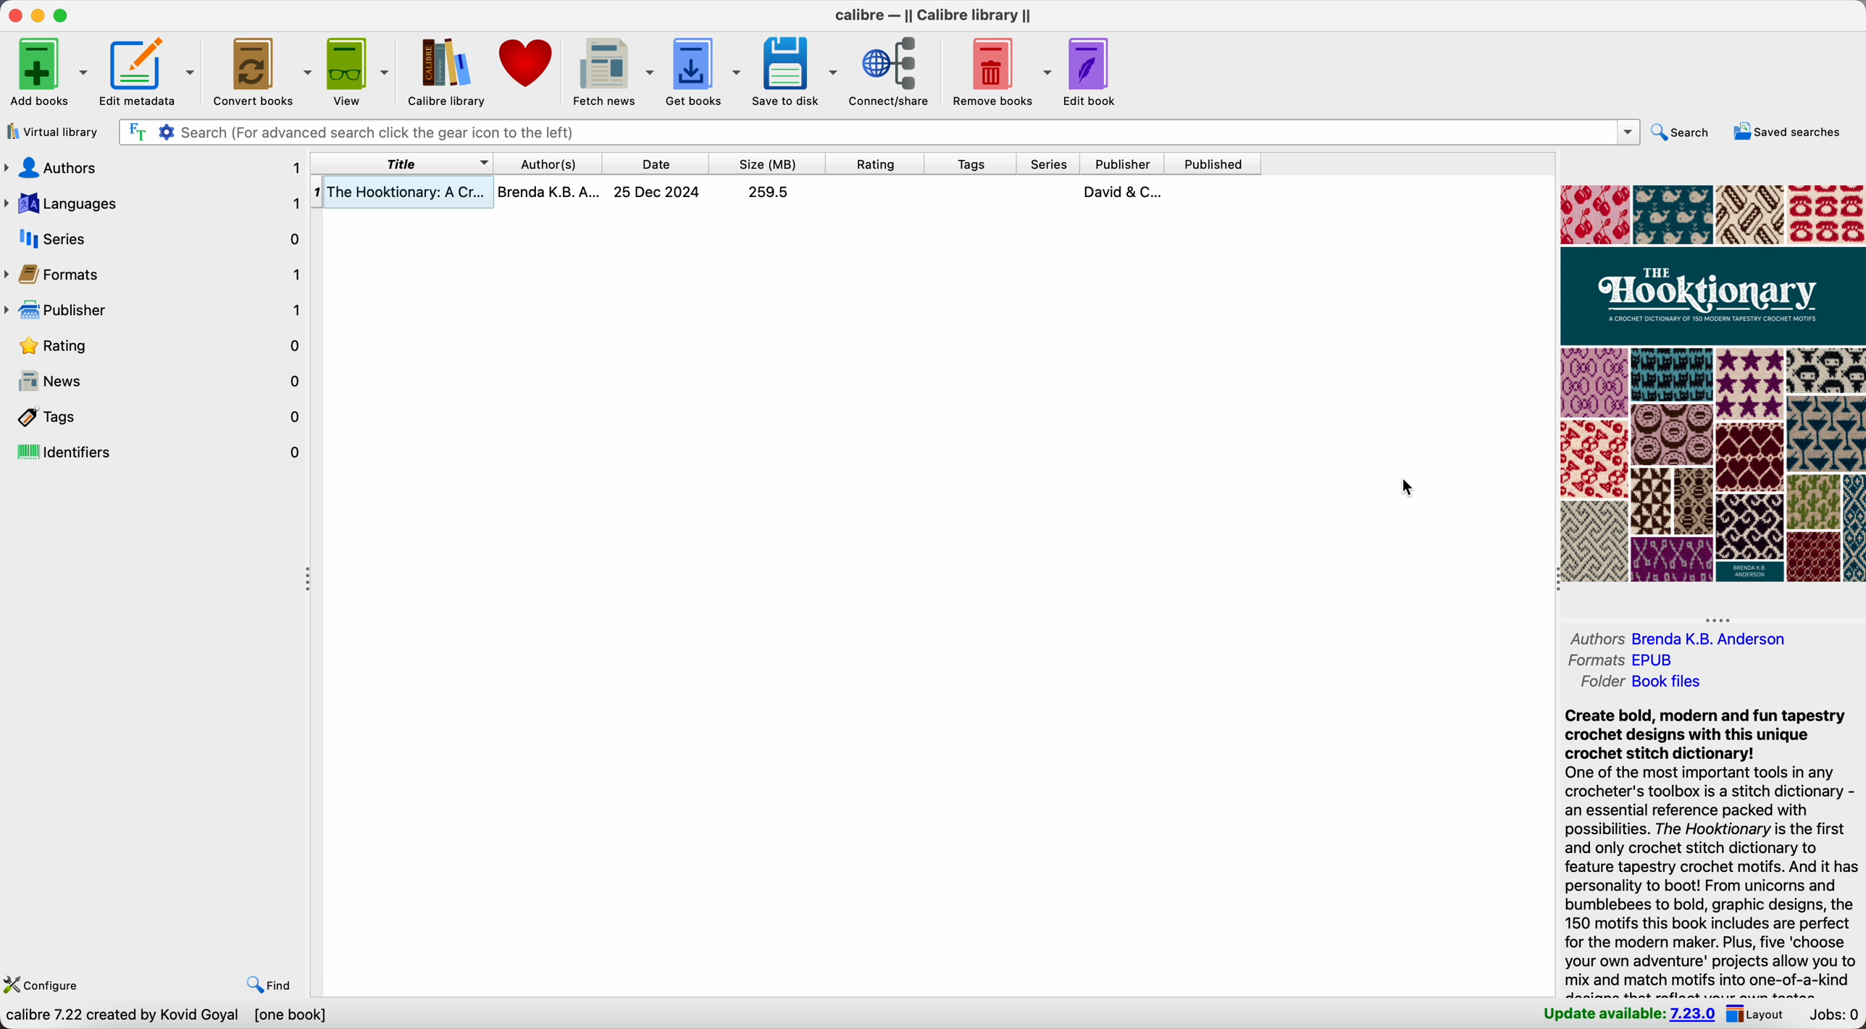 This screenshot has height=1029, width=1866. Describe the element at coordinates (403, 164) in the screenshot. I see `title` at that location.